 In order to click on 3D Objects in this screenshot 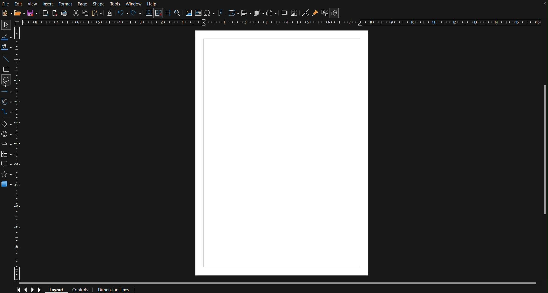, I will do `click(8, 185)`.